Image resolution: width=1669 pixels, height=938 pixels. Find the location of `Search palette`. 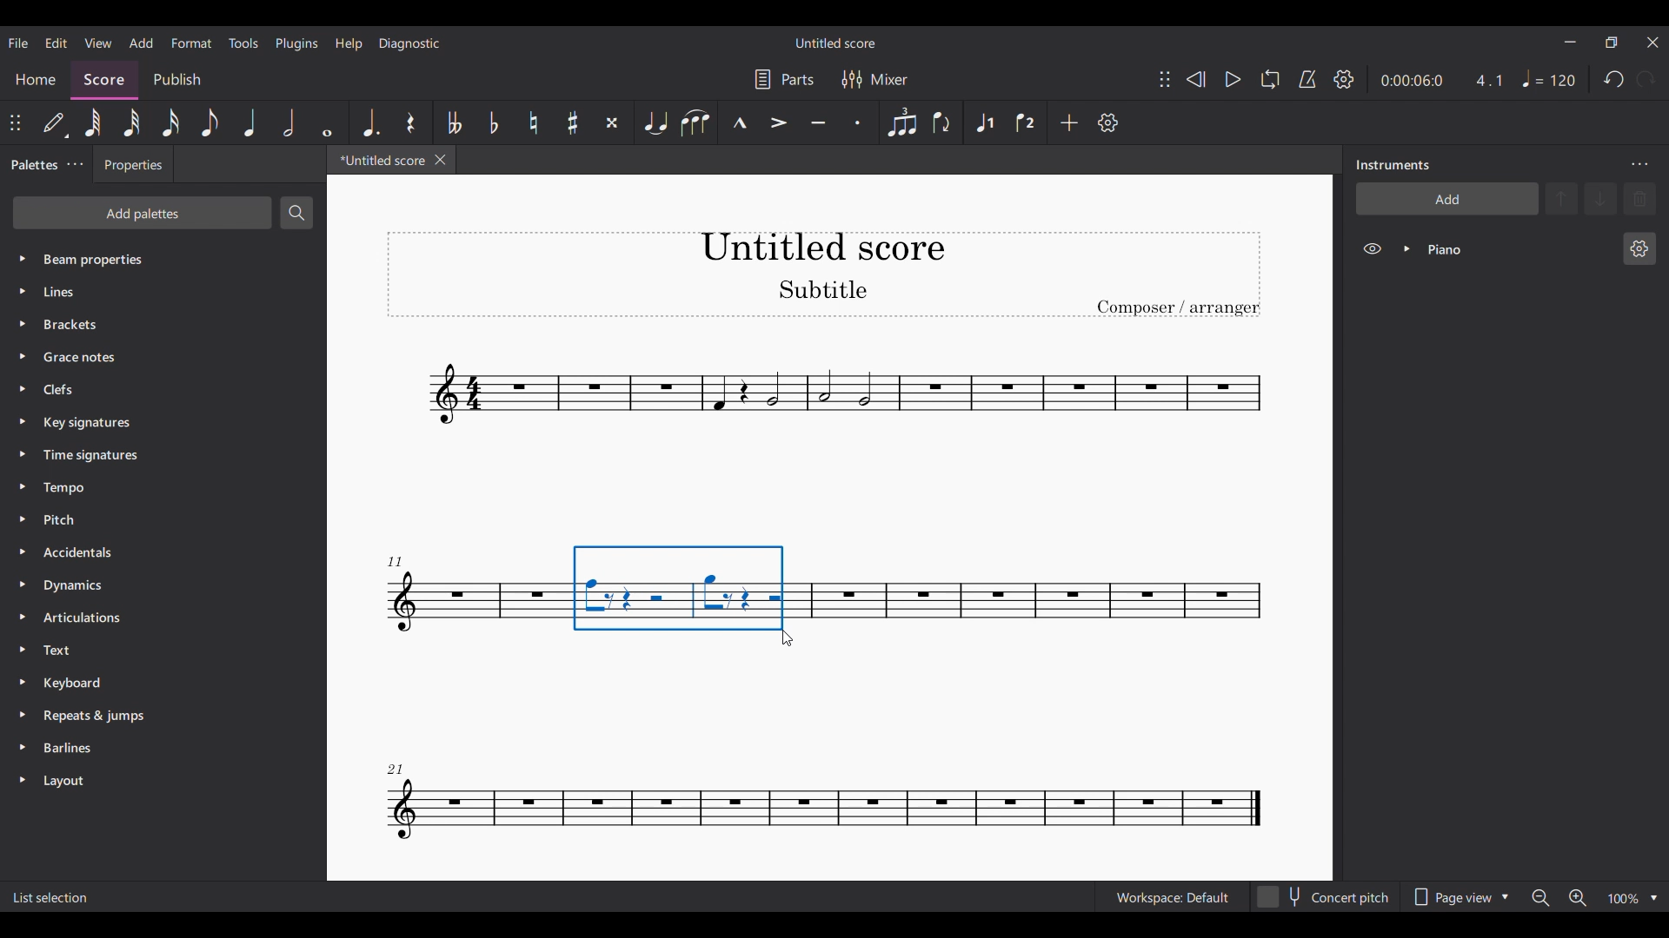

Search palette is located at coordinates (296, 212).